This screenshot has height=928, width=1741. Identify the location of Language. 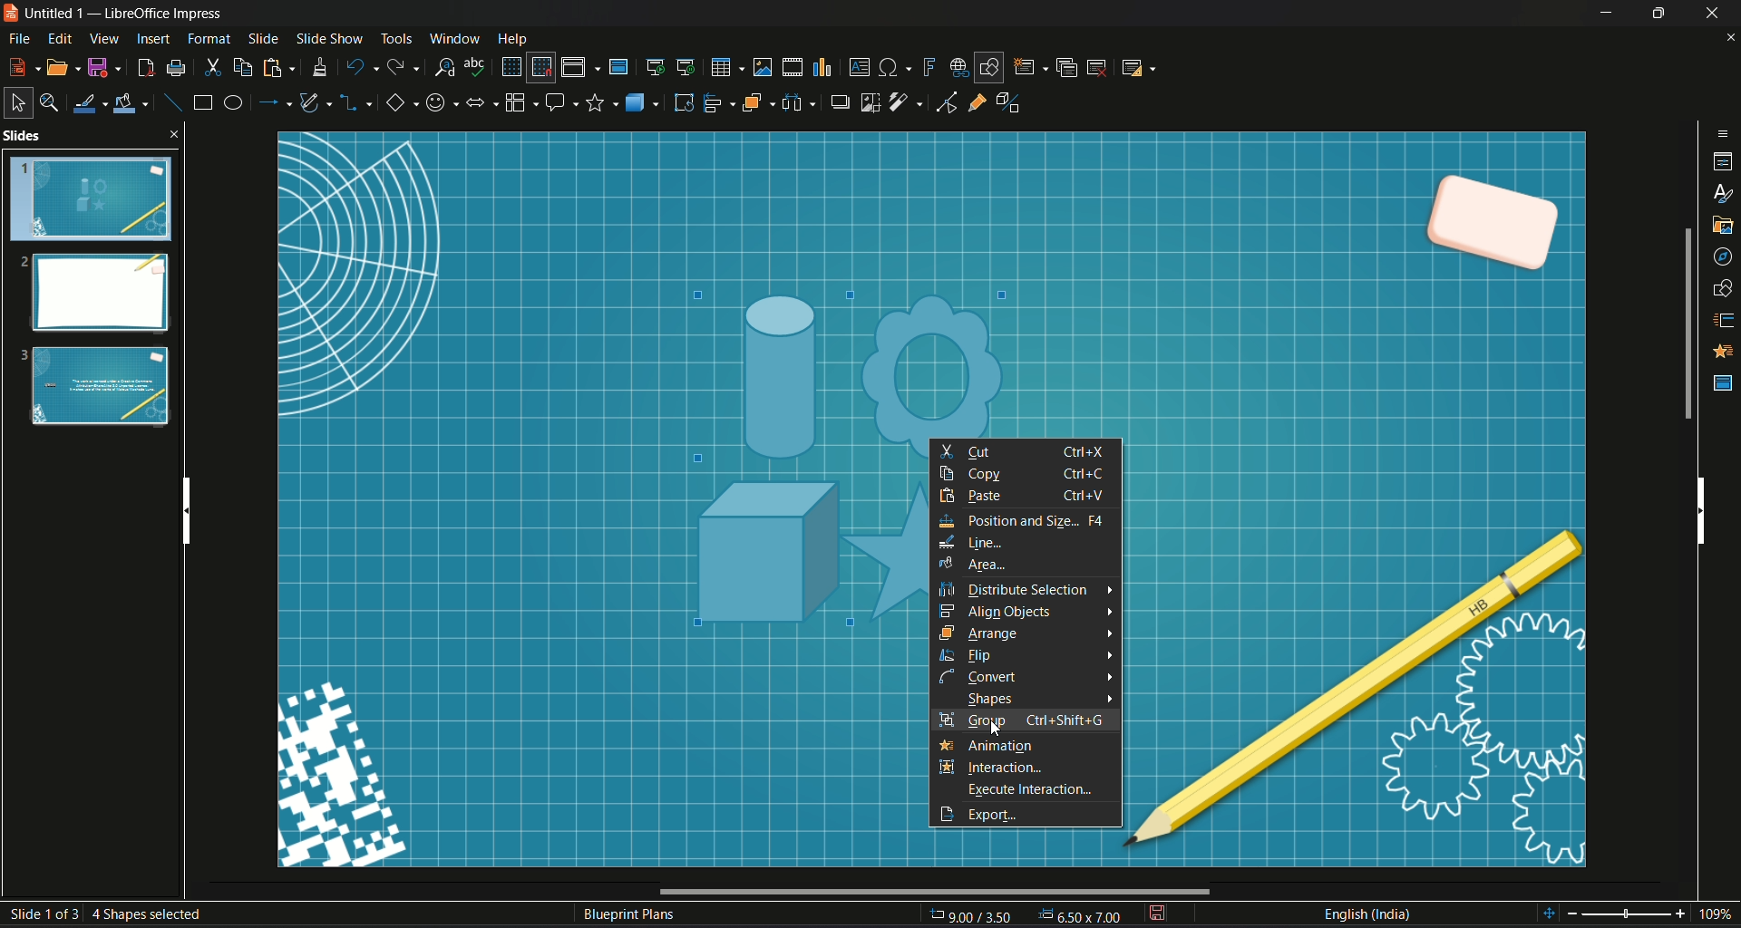
(1367, 914).